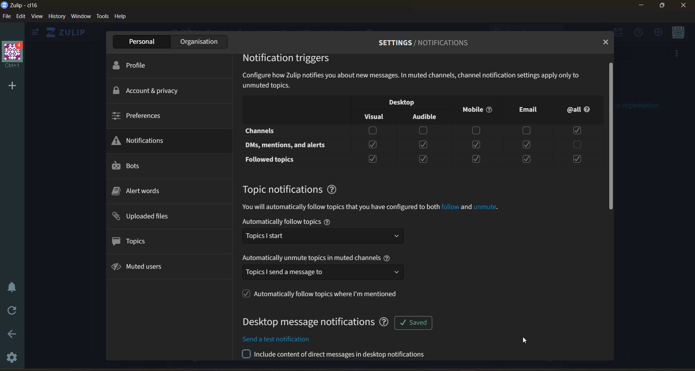  Describe the element at coordinates (527, 158) in the screenshot. I see `Checkbox` at that location.